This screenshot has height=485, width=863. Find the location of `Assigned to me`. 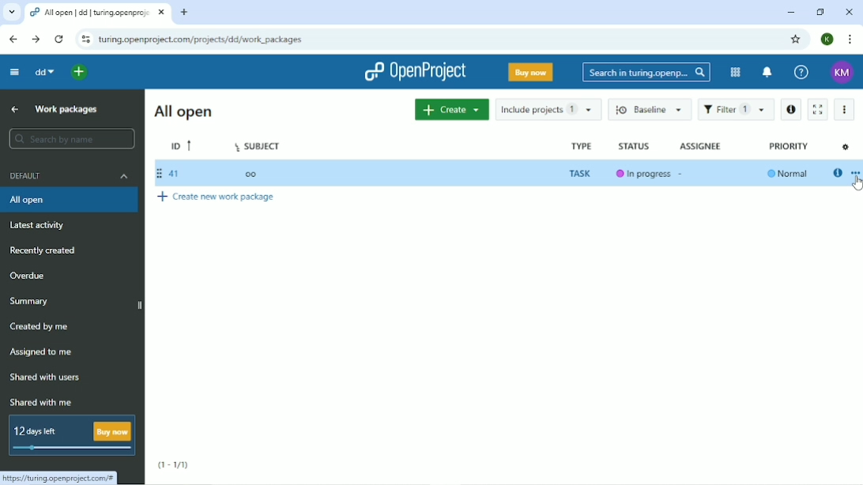

Assigned to me is located at coordinates (40, 352).